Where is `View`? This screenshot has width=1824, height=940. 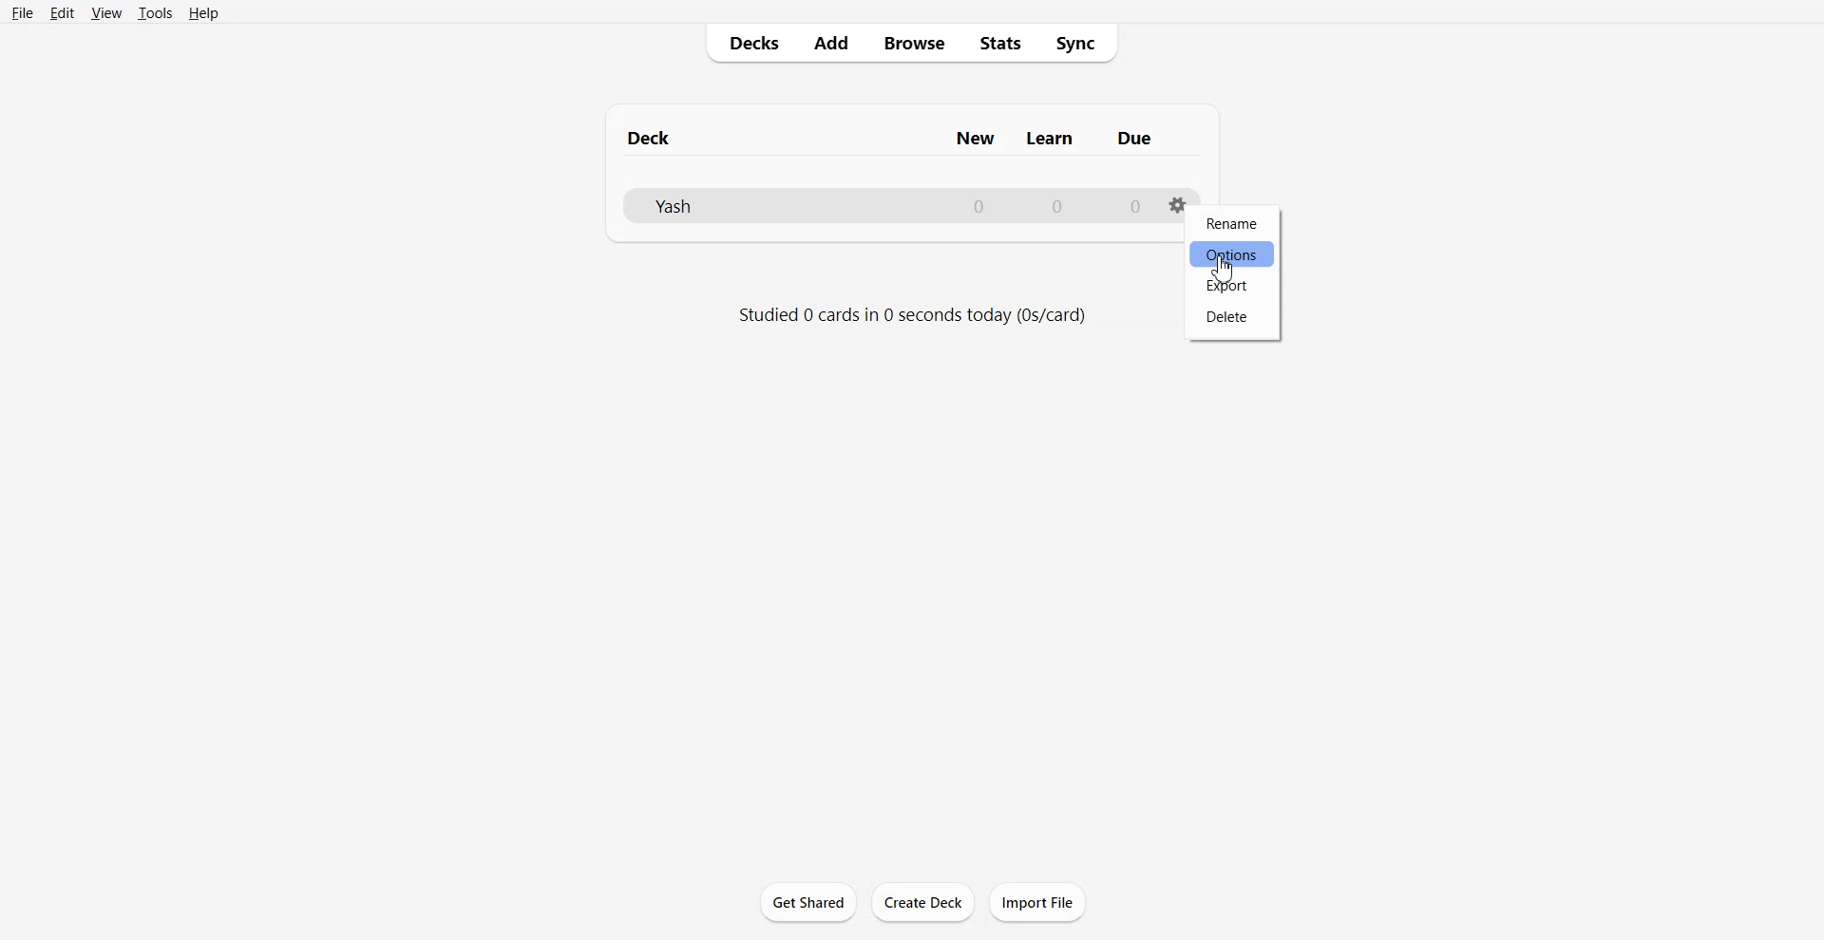 View is located at coordinates (105, 13).